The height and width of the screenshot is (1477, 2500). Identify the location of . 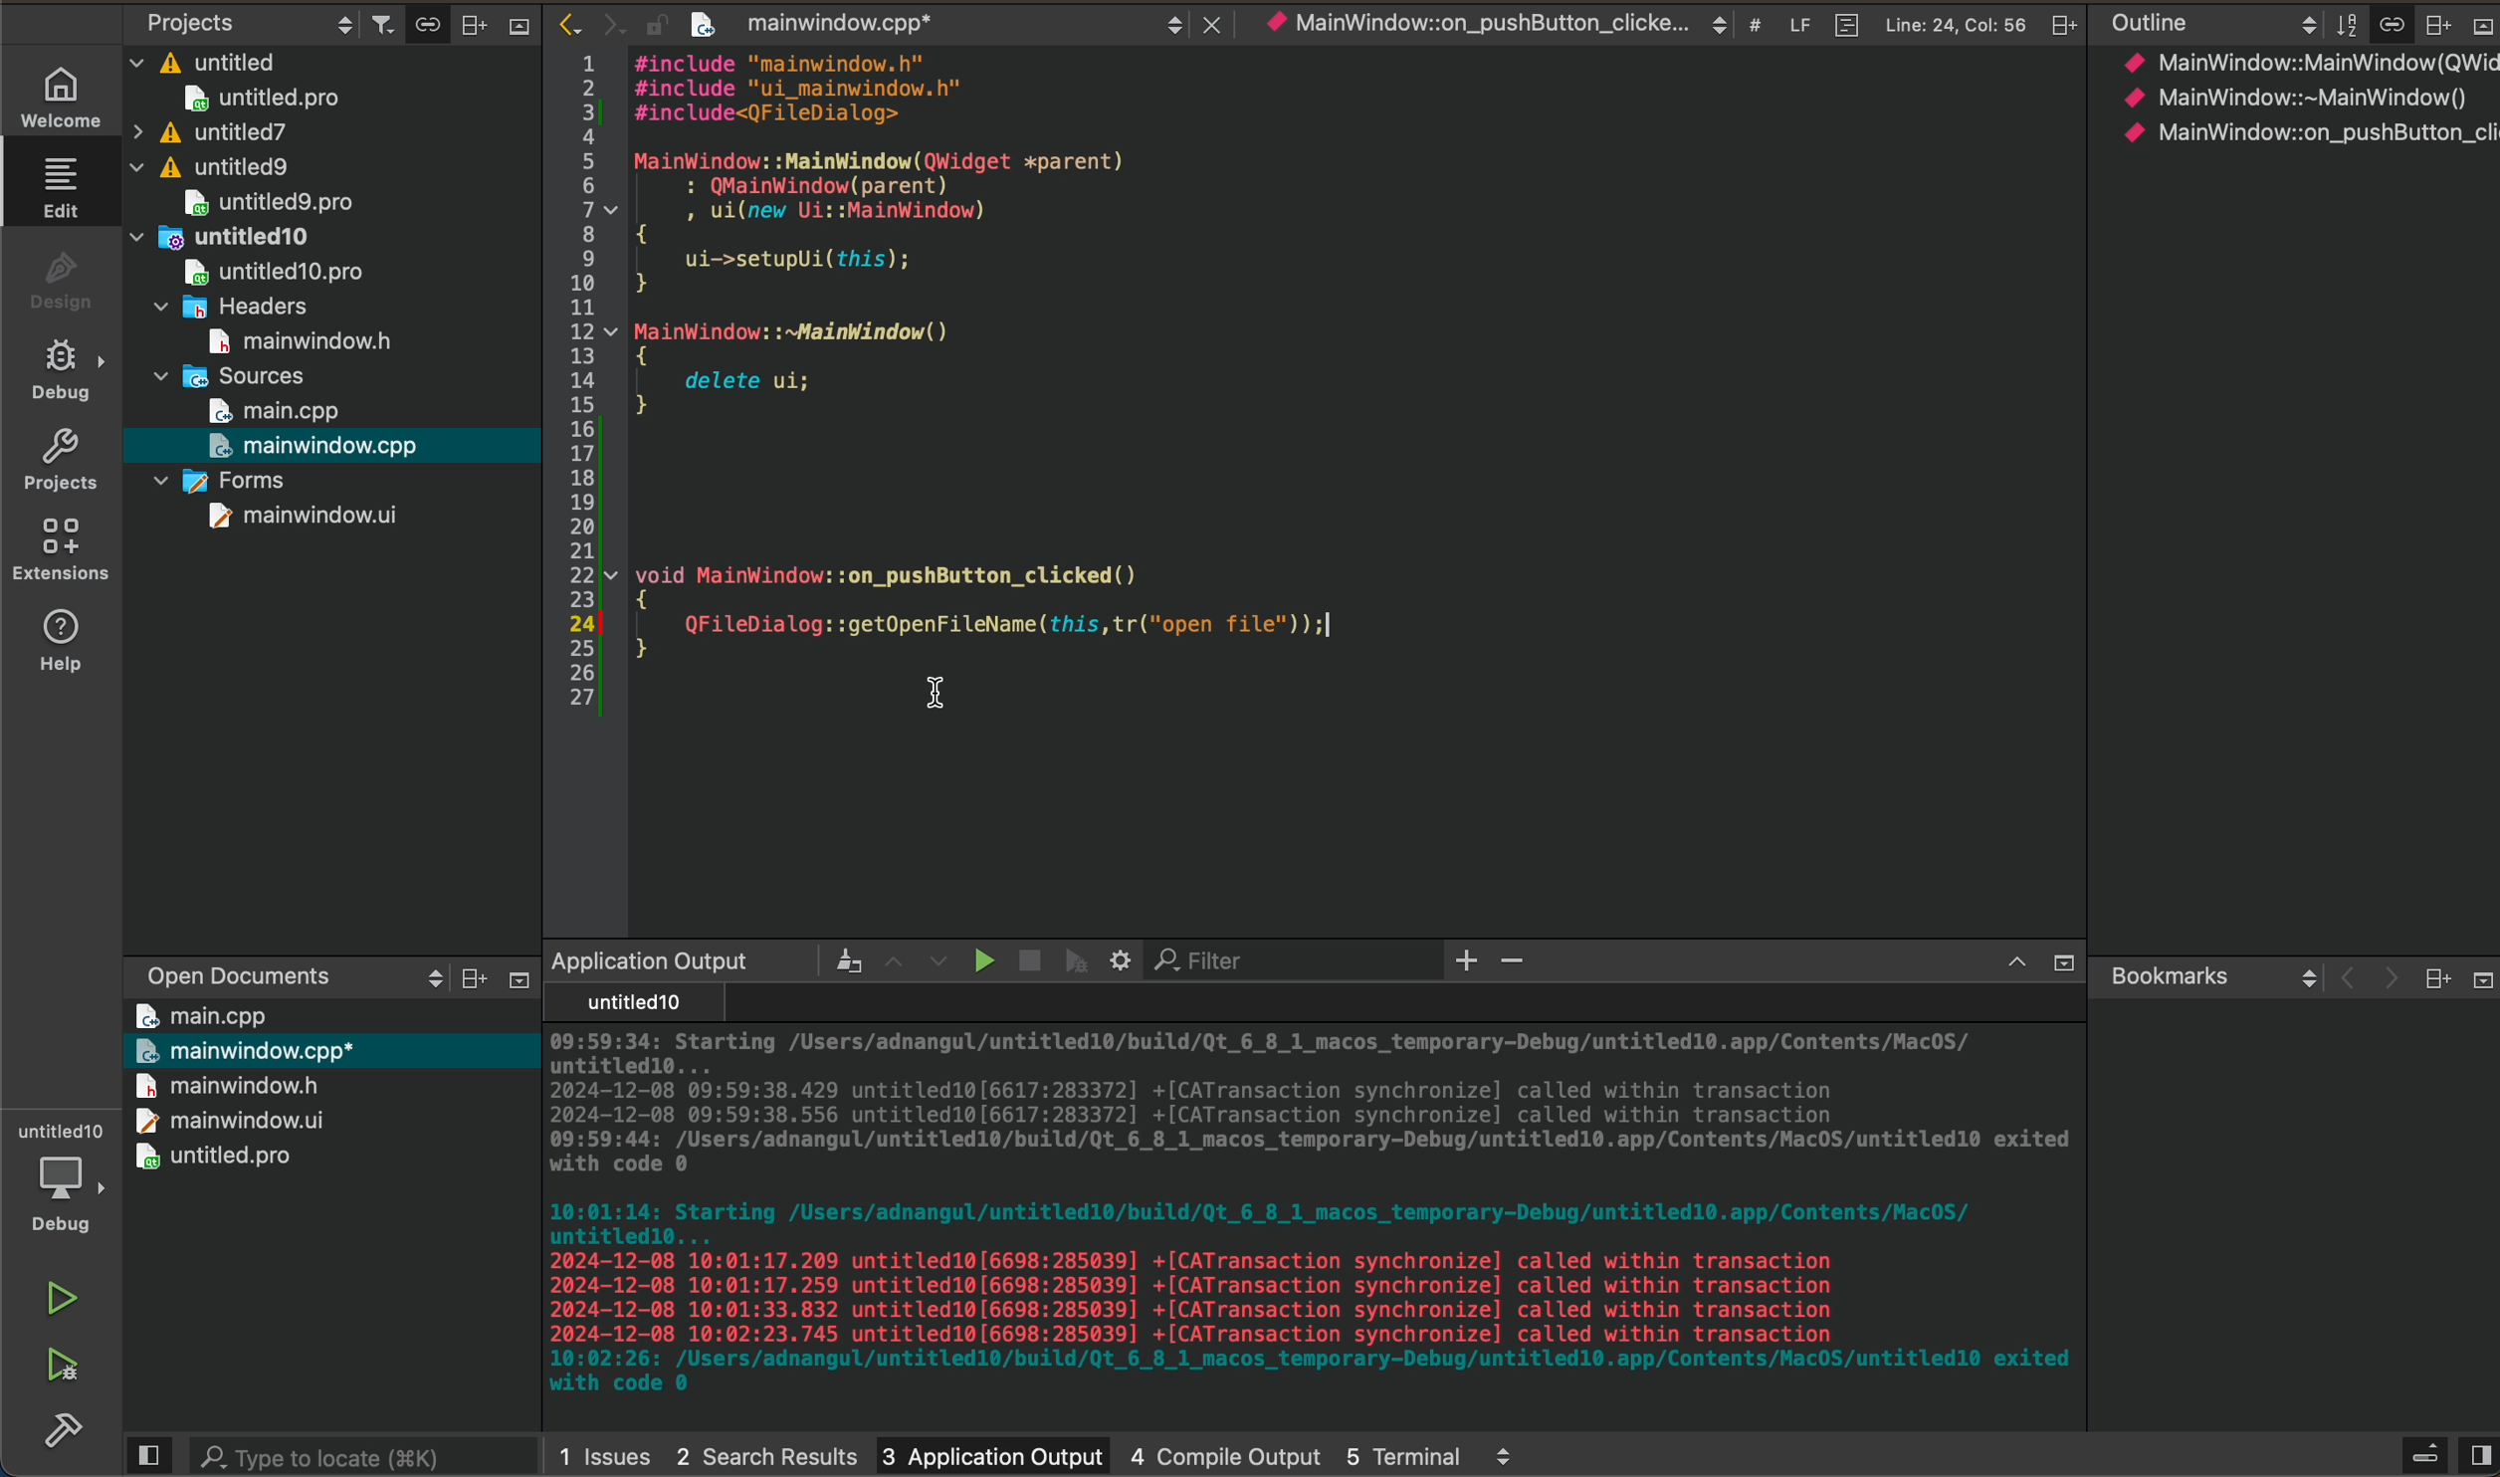
(2435, 978).